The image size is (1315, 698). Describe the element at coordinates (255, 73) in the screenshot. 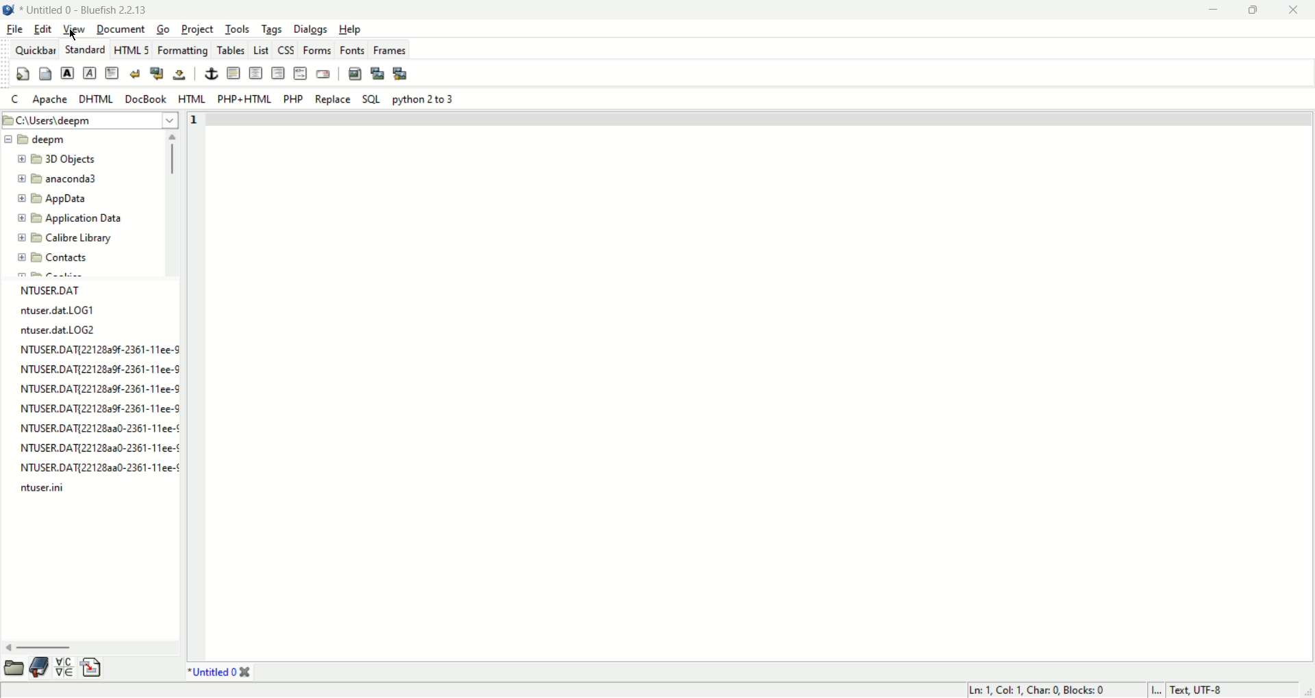

I see `center` at that location.